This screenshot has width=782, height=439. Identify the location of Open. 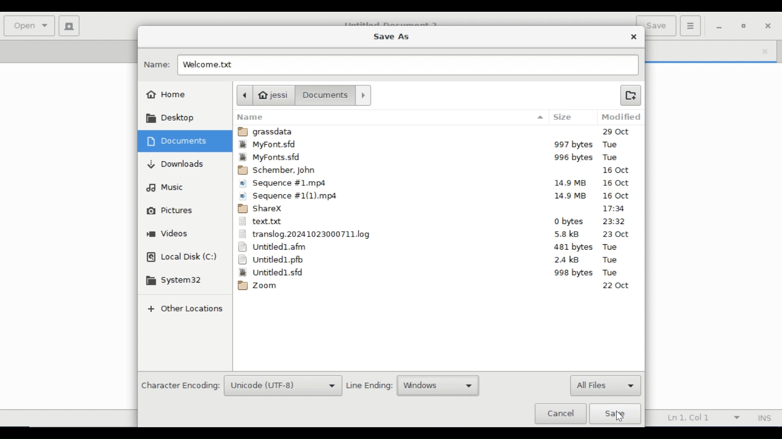
(30, 26).